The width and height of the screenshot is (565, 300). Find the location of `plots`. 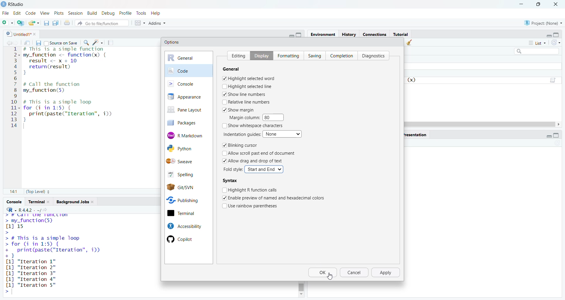

plots is located at coordinates (58, 13).